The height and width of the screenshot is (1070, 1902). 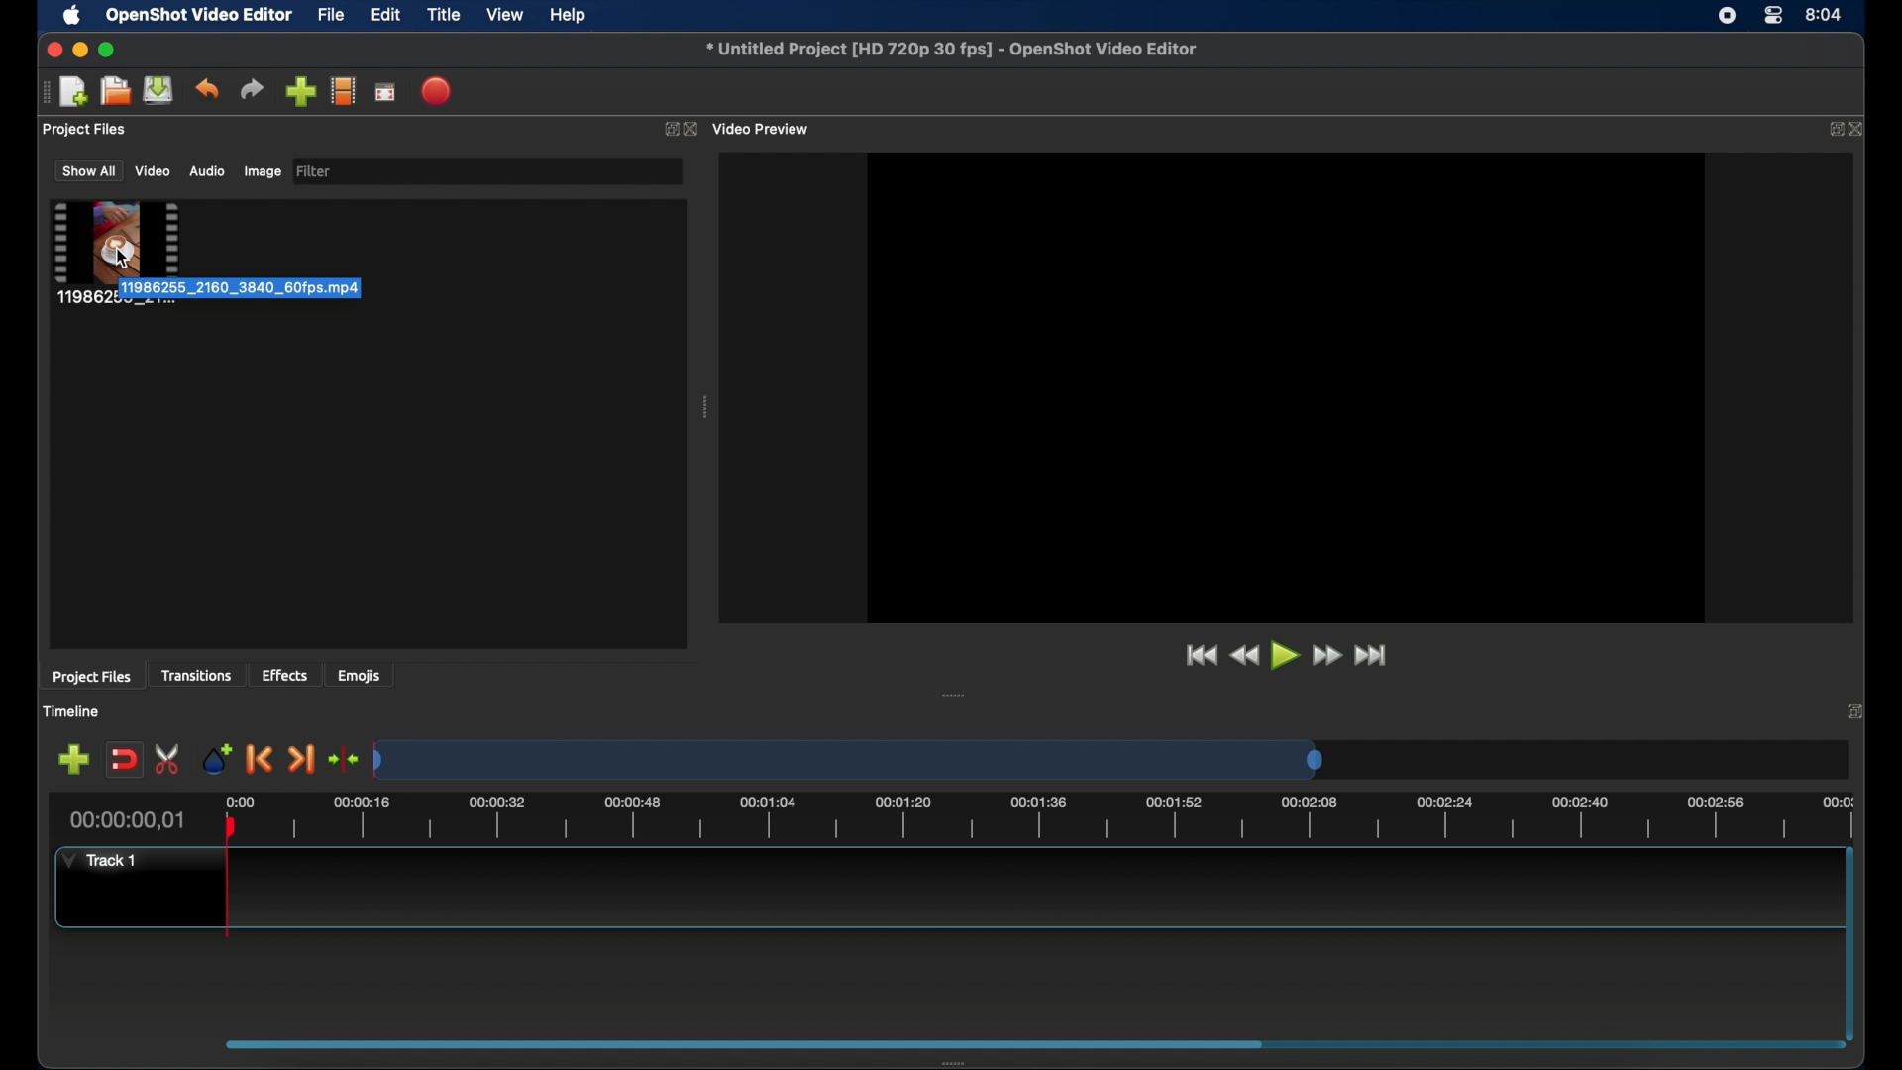 What do you see at coordinates (279, 288) in the screenshot?
I see `tooltip` at bounding box center [279, 288].